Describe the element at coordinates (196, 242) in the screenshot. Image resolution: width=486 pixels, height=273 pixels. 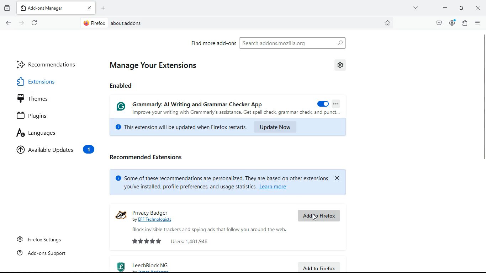
I see `users` at that location.